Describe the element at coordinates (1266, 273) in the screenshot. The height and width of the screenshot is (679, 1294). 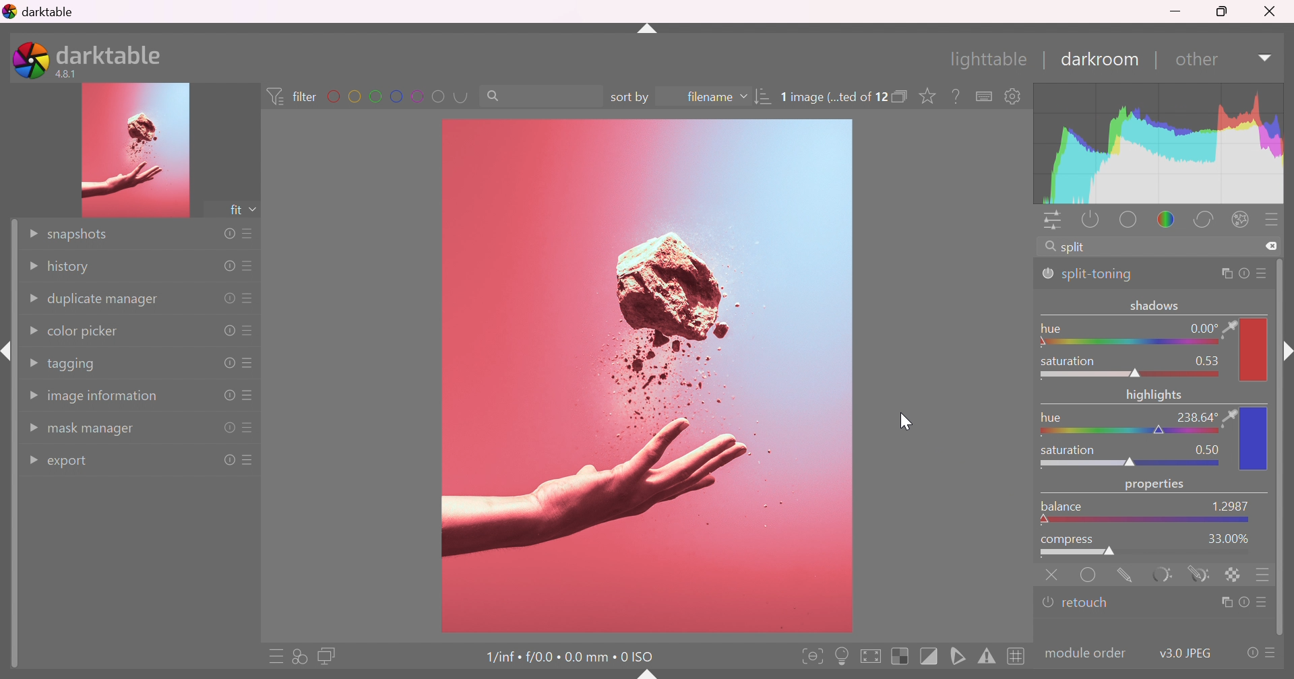
I see `preset` at that location.